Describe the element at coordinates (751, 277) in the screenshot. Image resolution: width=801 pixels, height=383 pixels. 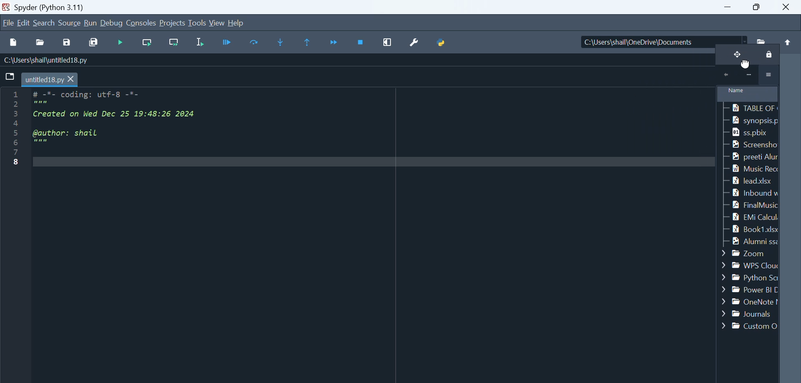
I see `Python Sci..` at that location.